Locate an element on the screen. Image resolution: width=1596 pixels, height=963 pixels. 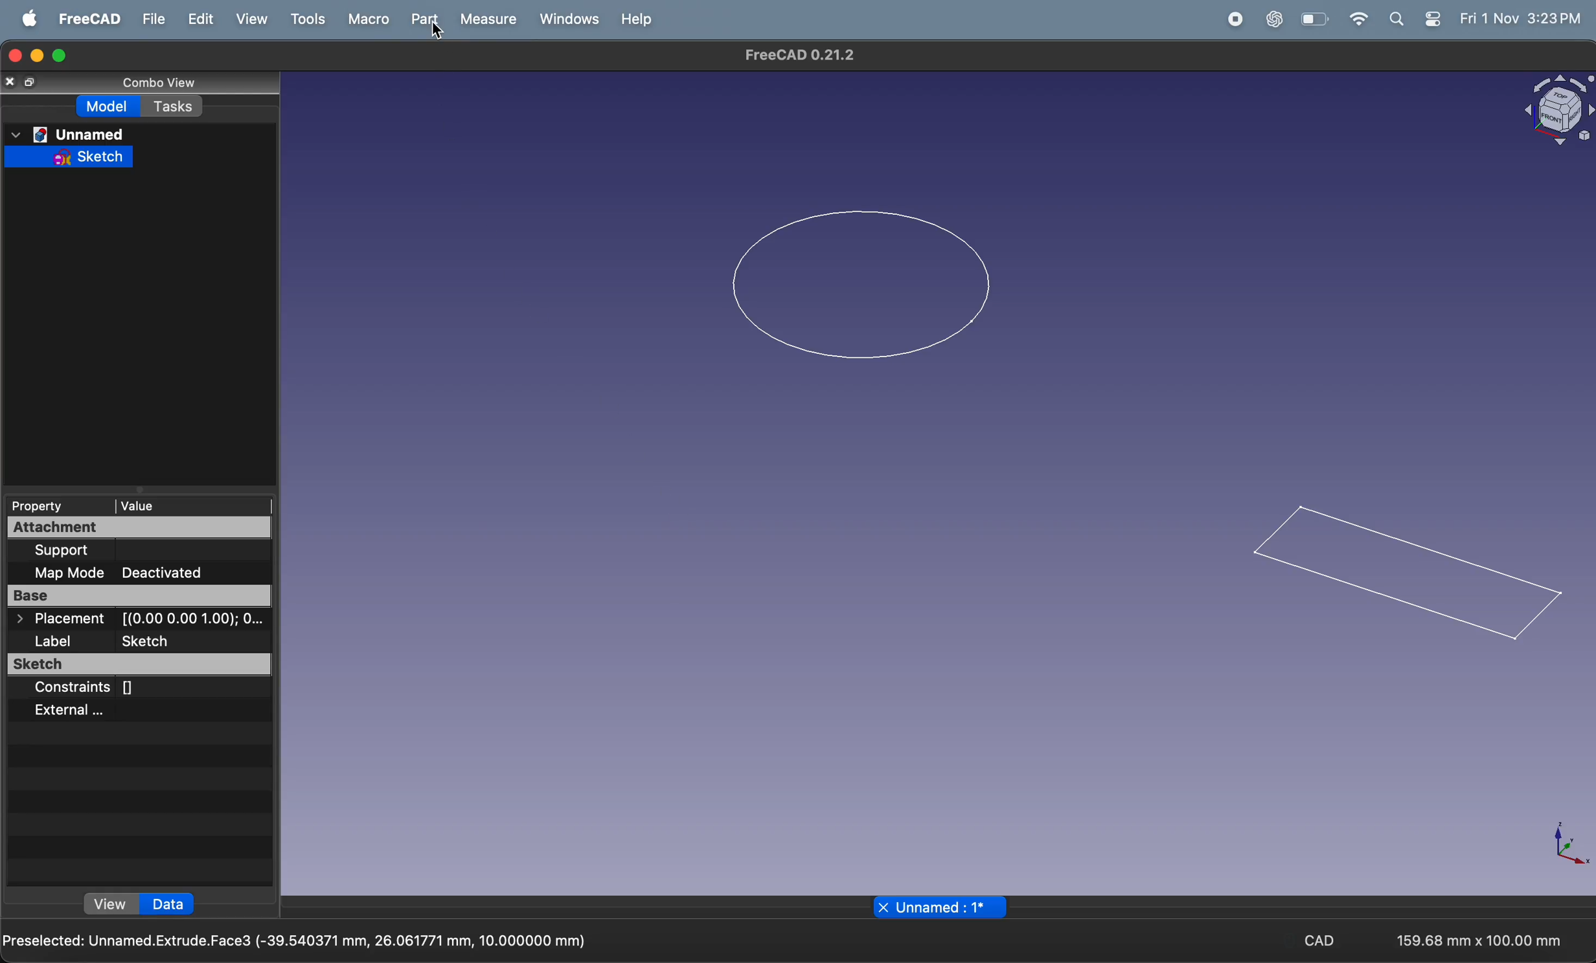
battery is located at coordinates (1313, 20).